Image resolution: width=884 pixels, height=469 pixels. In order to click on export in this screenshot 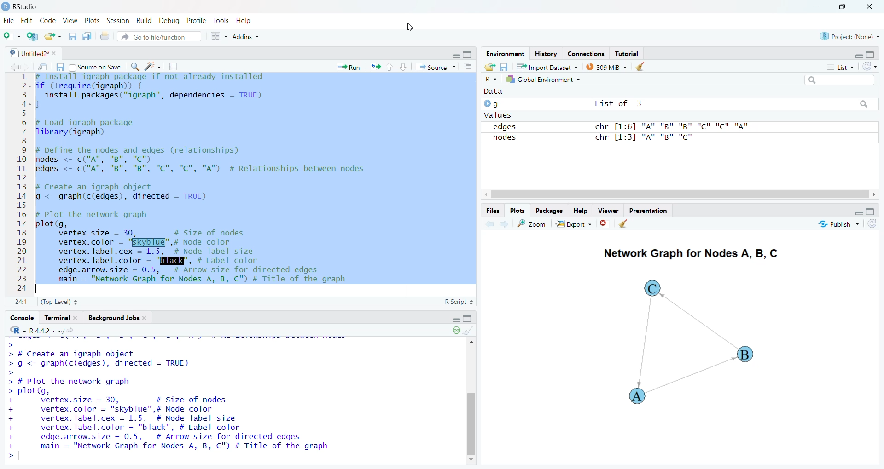, I will do `click(377, 68)`.